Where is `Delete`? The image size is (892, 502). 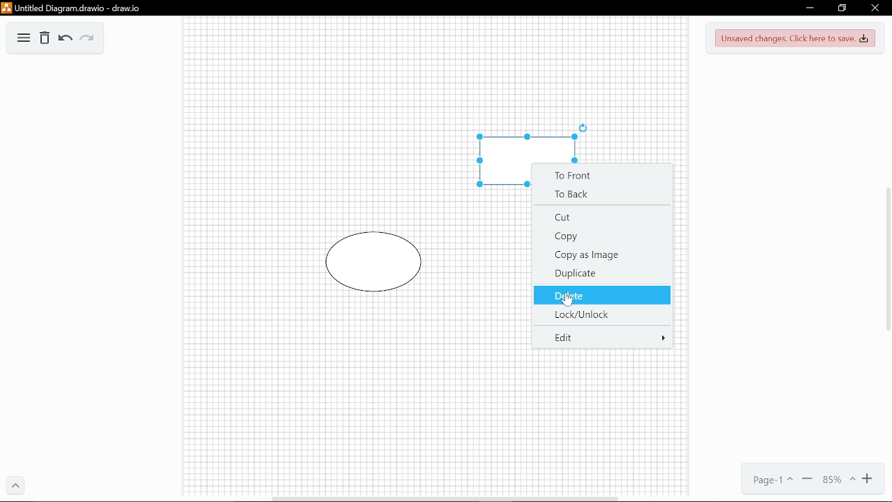 Delete is located at coordinates (601, 294).